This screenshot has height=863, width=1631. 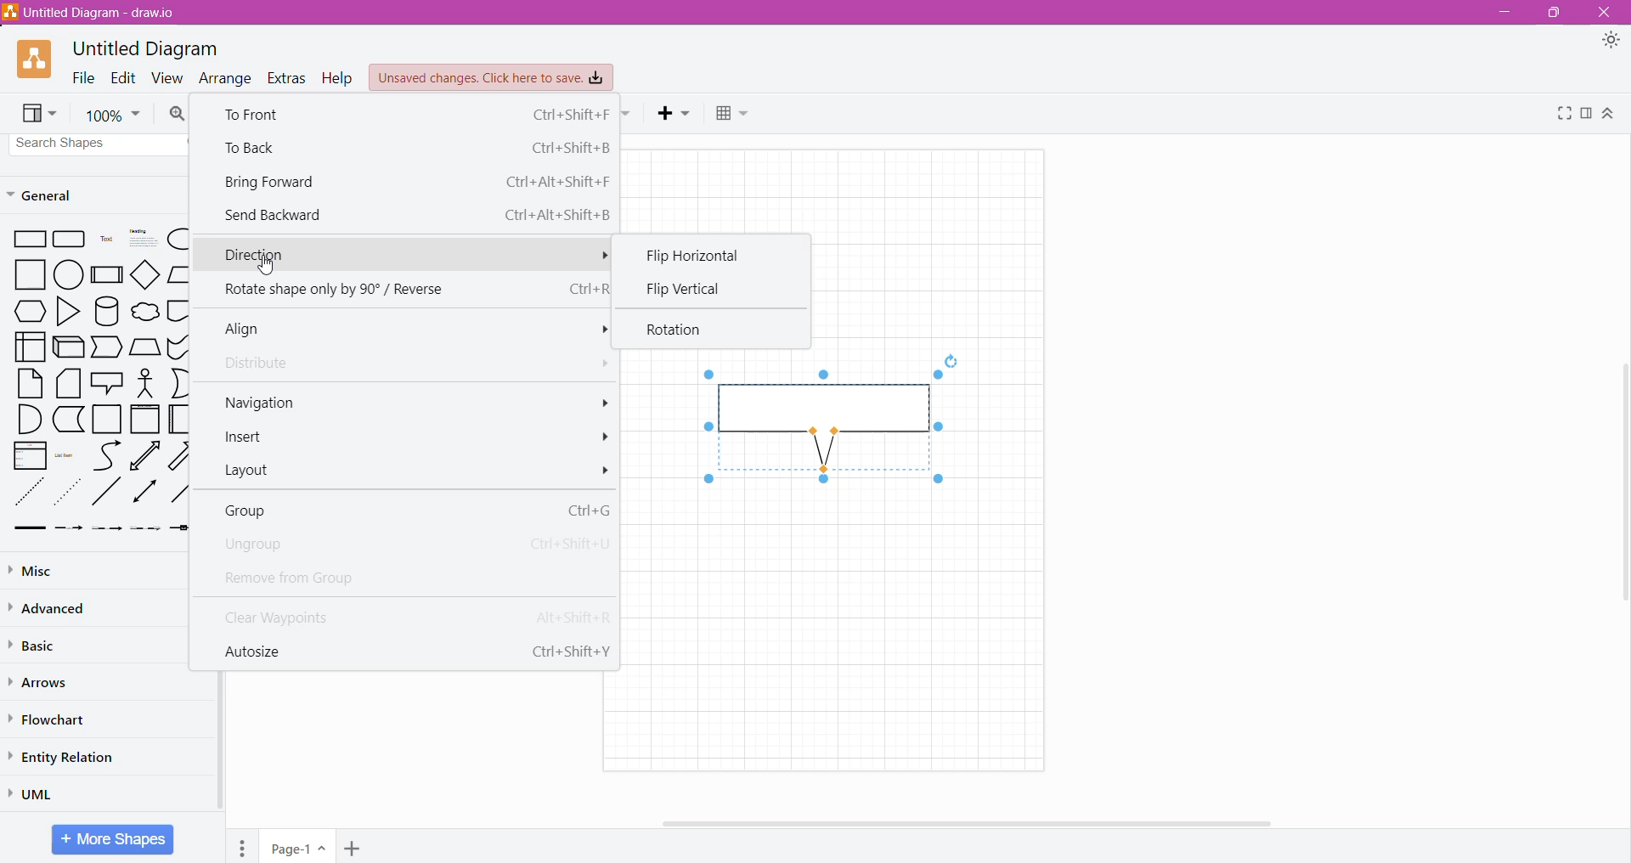 I want to click on Fullscreen, so click(x=1561, y=115).